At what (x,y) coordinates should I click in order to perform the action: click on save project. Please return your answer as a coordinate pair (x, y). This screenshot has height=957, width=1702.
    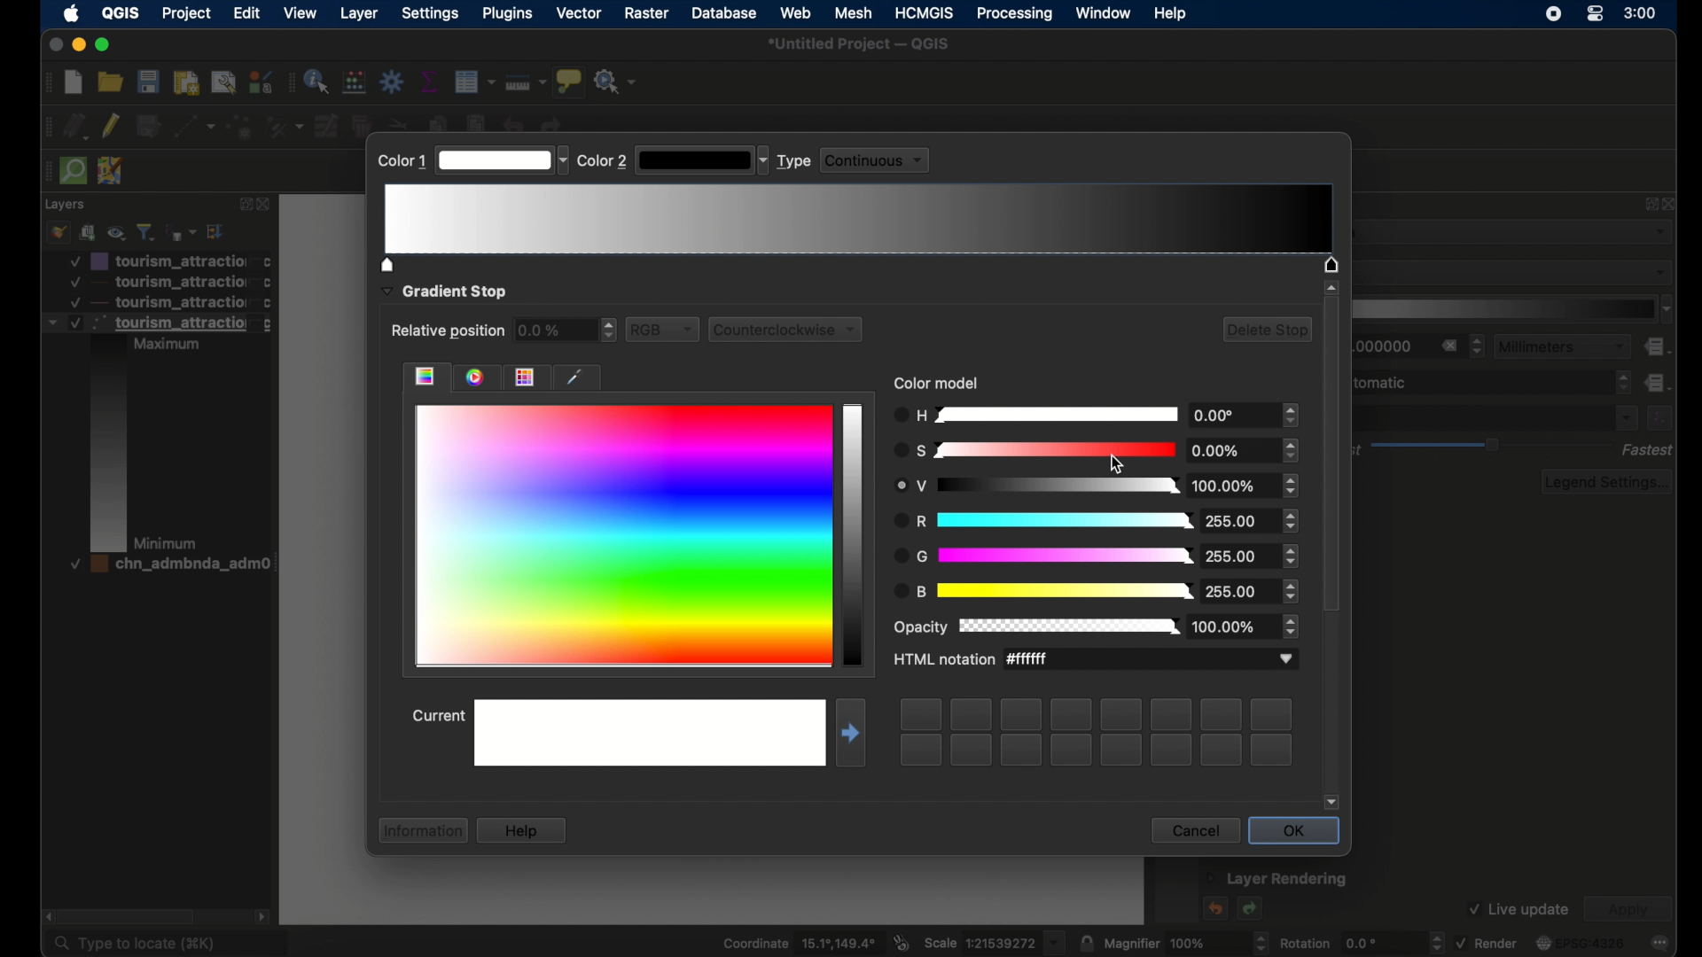
    Looking at the image, I should click on (150, 82).